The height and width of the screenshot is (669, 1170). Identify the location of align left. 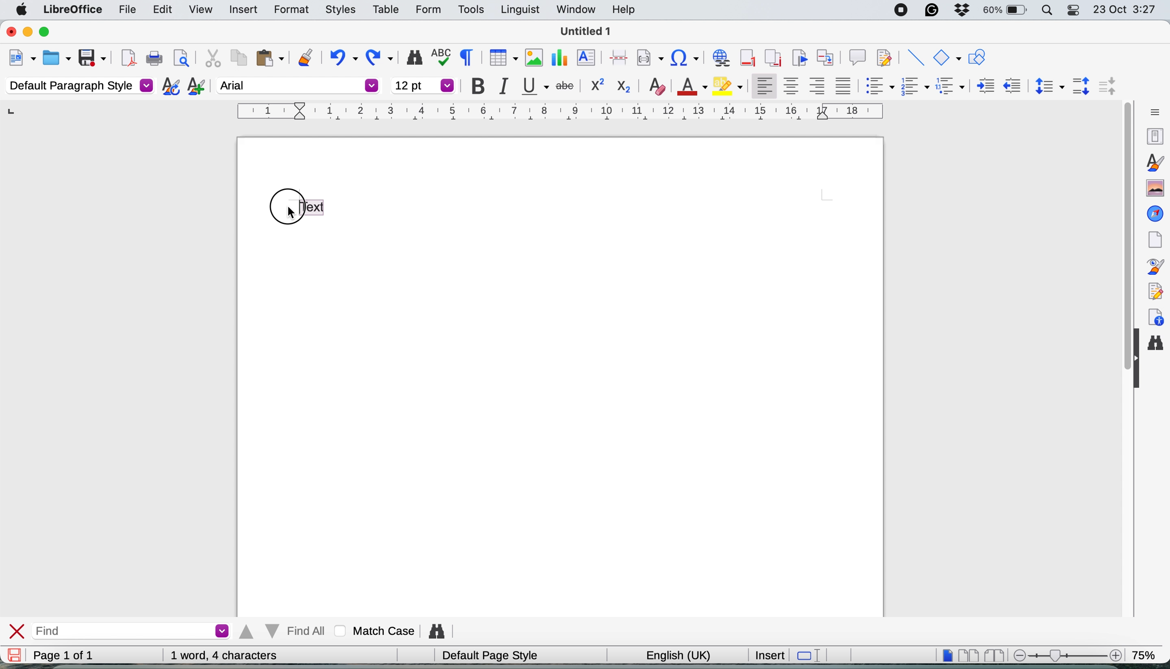
(762, 86).